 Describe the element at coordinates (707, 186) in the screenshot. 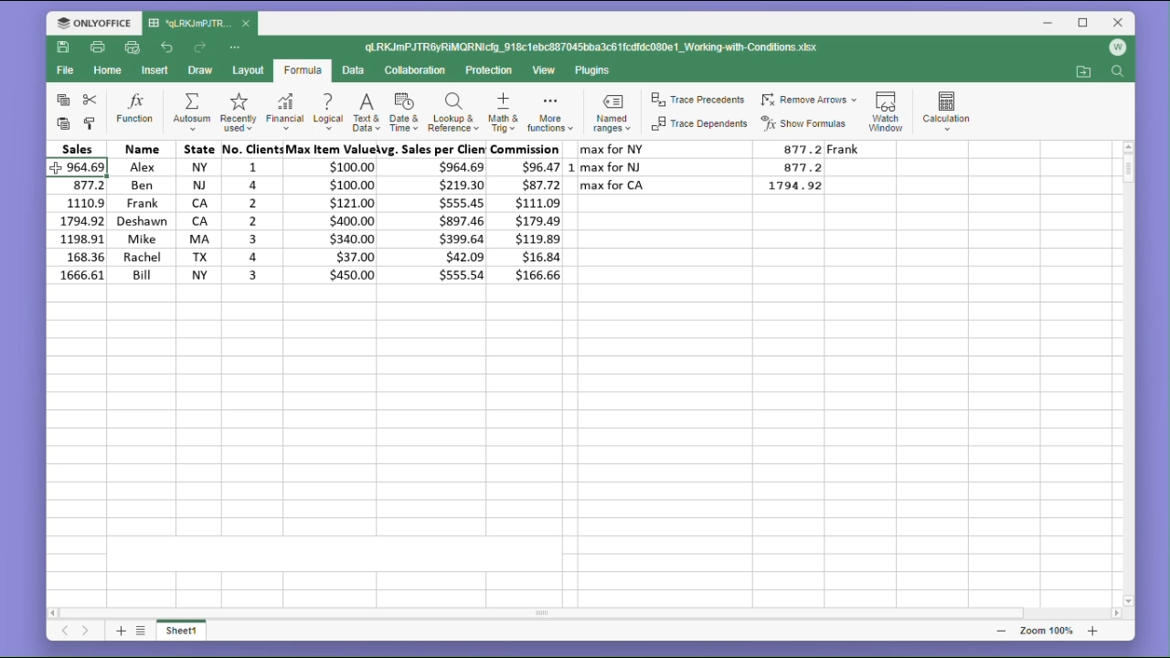

I see `max for CA 1794.92` at that location.